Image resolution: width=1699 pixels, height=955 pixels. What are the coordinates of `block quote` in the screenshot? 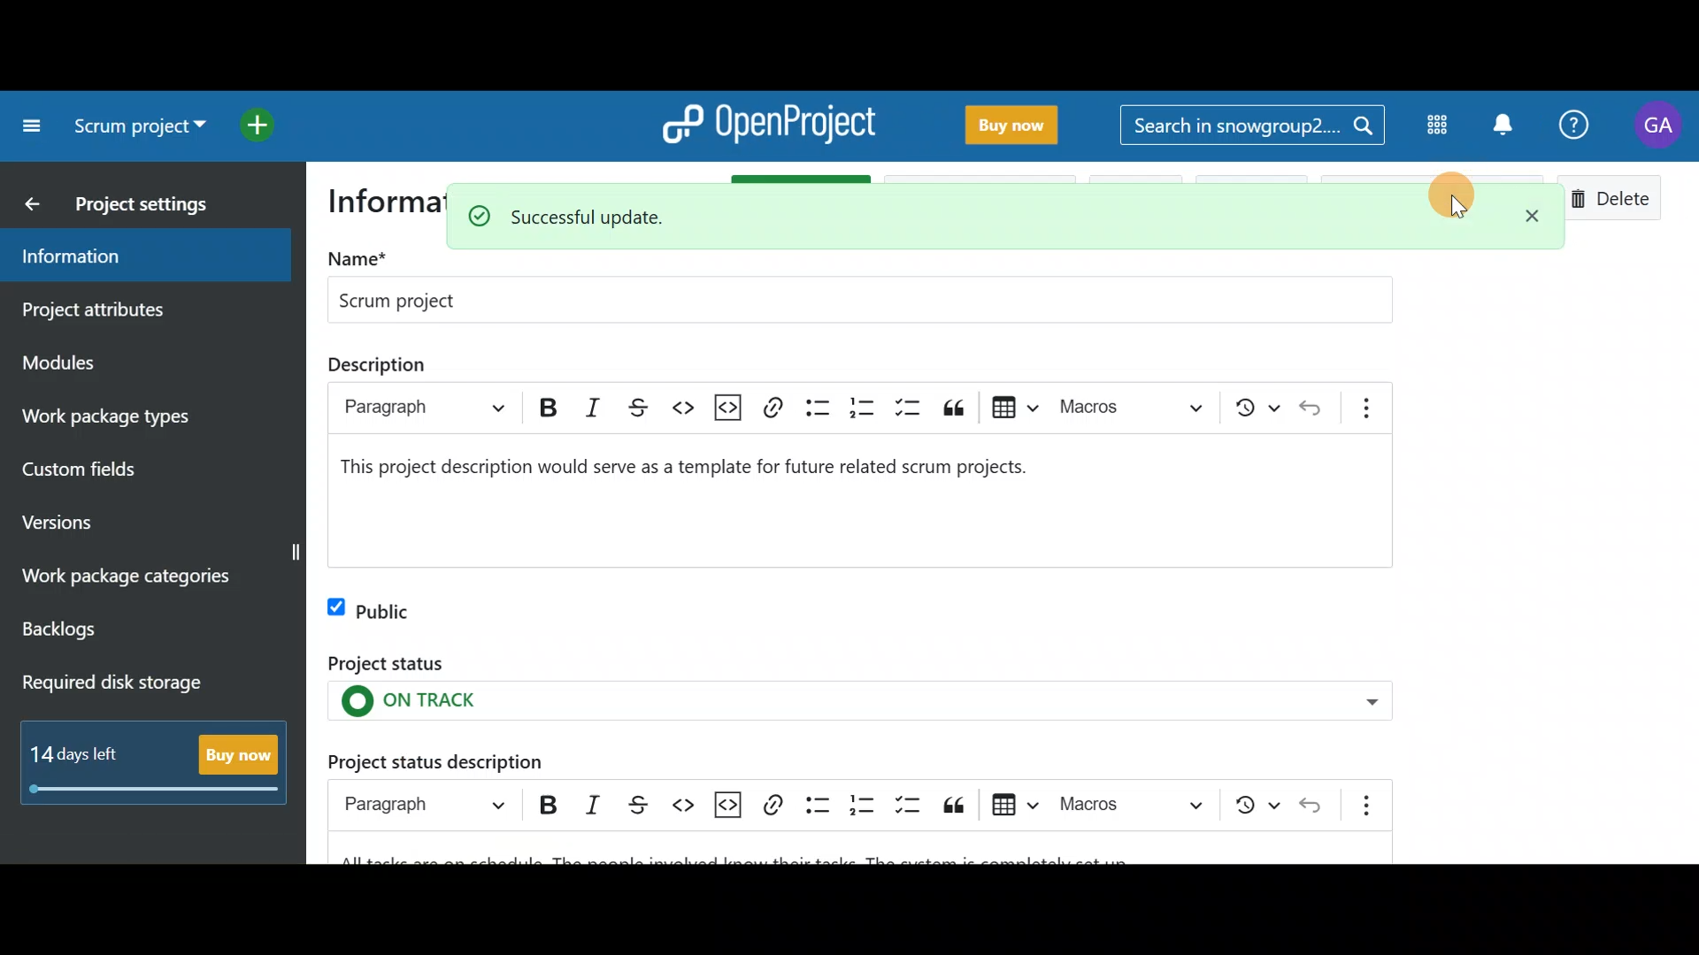 It's located at (952, 408).